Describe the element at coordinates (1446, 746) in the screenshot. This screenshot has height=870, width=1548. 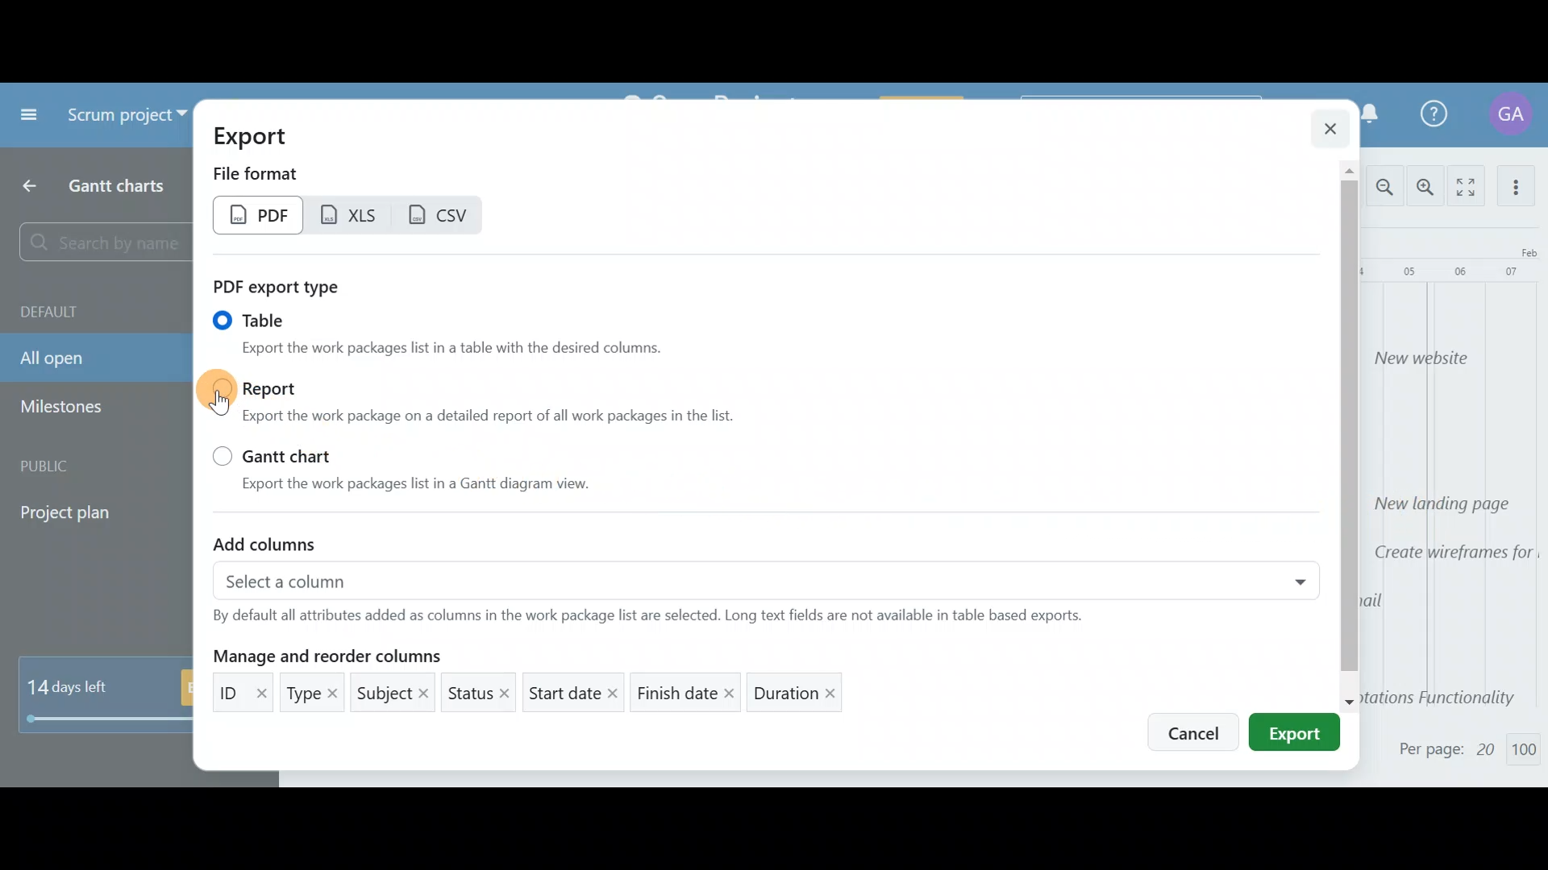
I see `Per page: 20` at that location.